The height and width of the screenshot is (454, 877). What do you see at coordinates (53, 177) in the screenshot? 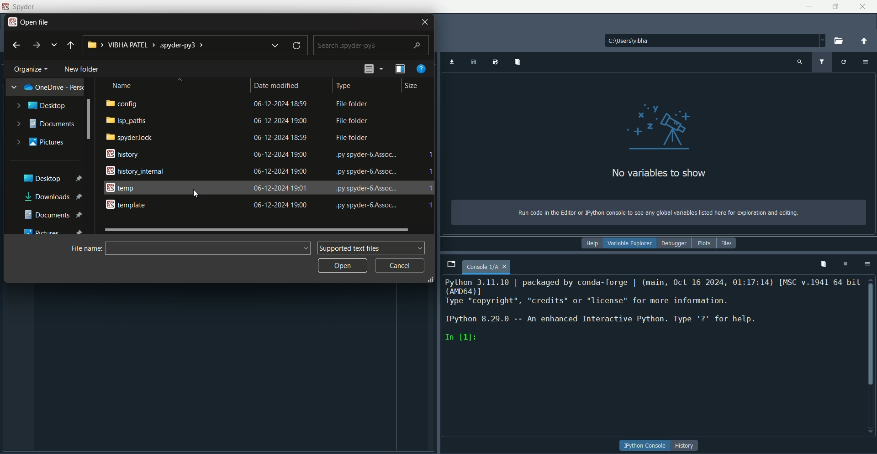
I see `desktop` at bounding box center [53, 177].